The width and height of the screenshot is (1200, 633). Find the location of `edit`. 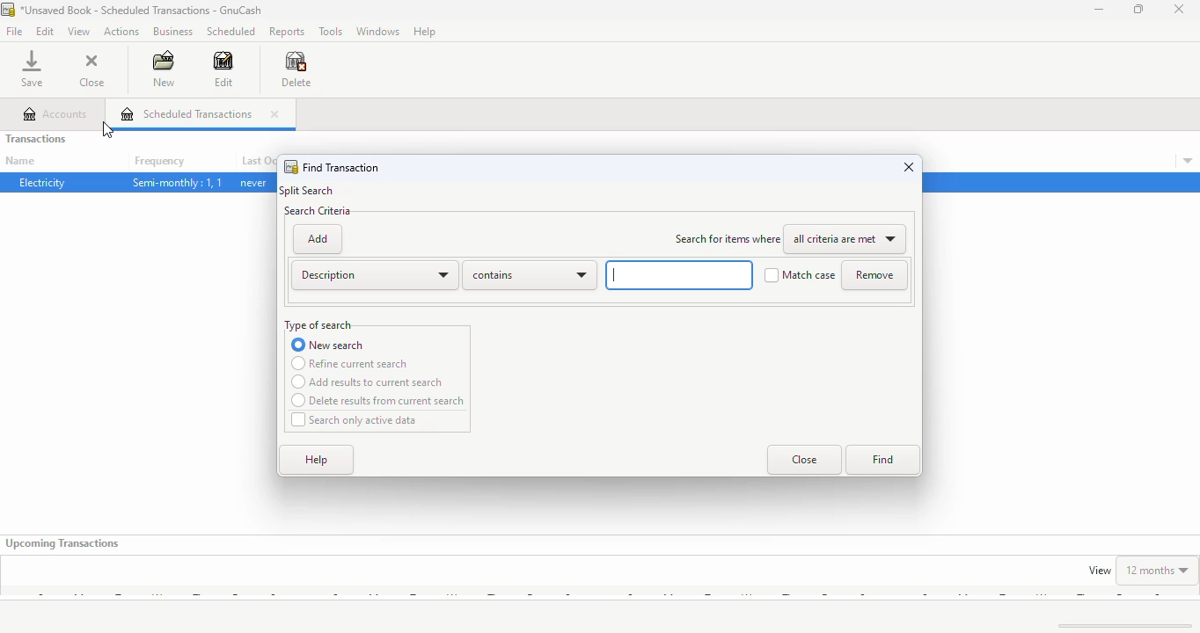

edit is located at coordinates (223, 69).